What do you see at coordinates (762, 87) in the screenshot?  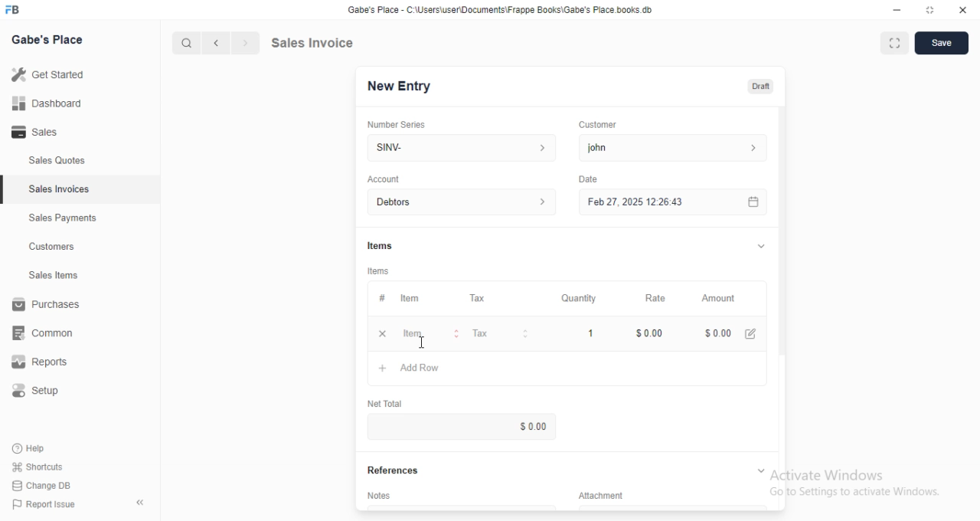 I see `Draft` at bounding box center [762, 87].